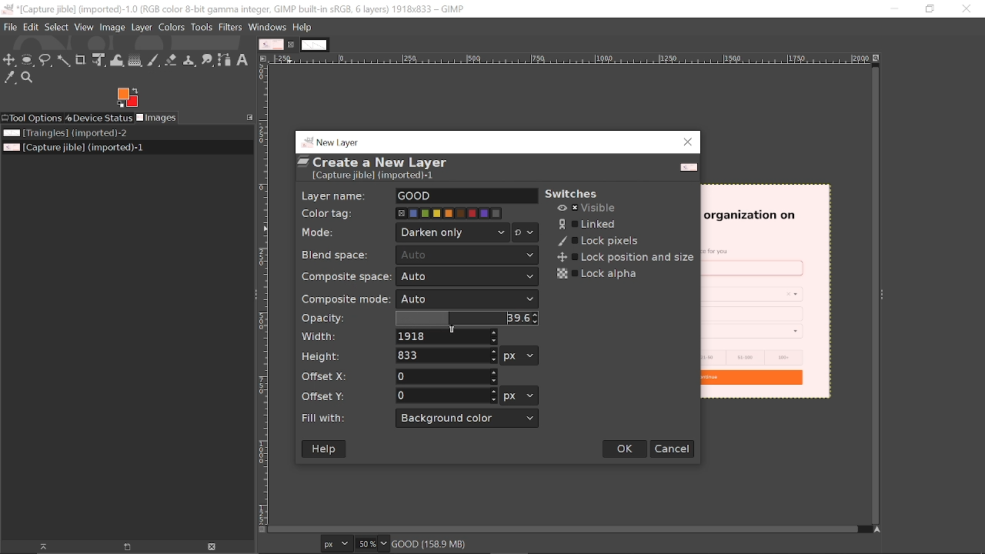  Describe the element at coordinates (526, 234) in the screenshot. I see `Mode options` at that location.